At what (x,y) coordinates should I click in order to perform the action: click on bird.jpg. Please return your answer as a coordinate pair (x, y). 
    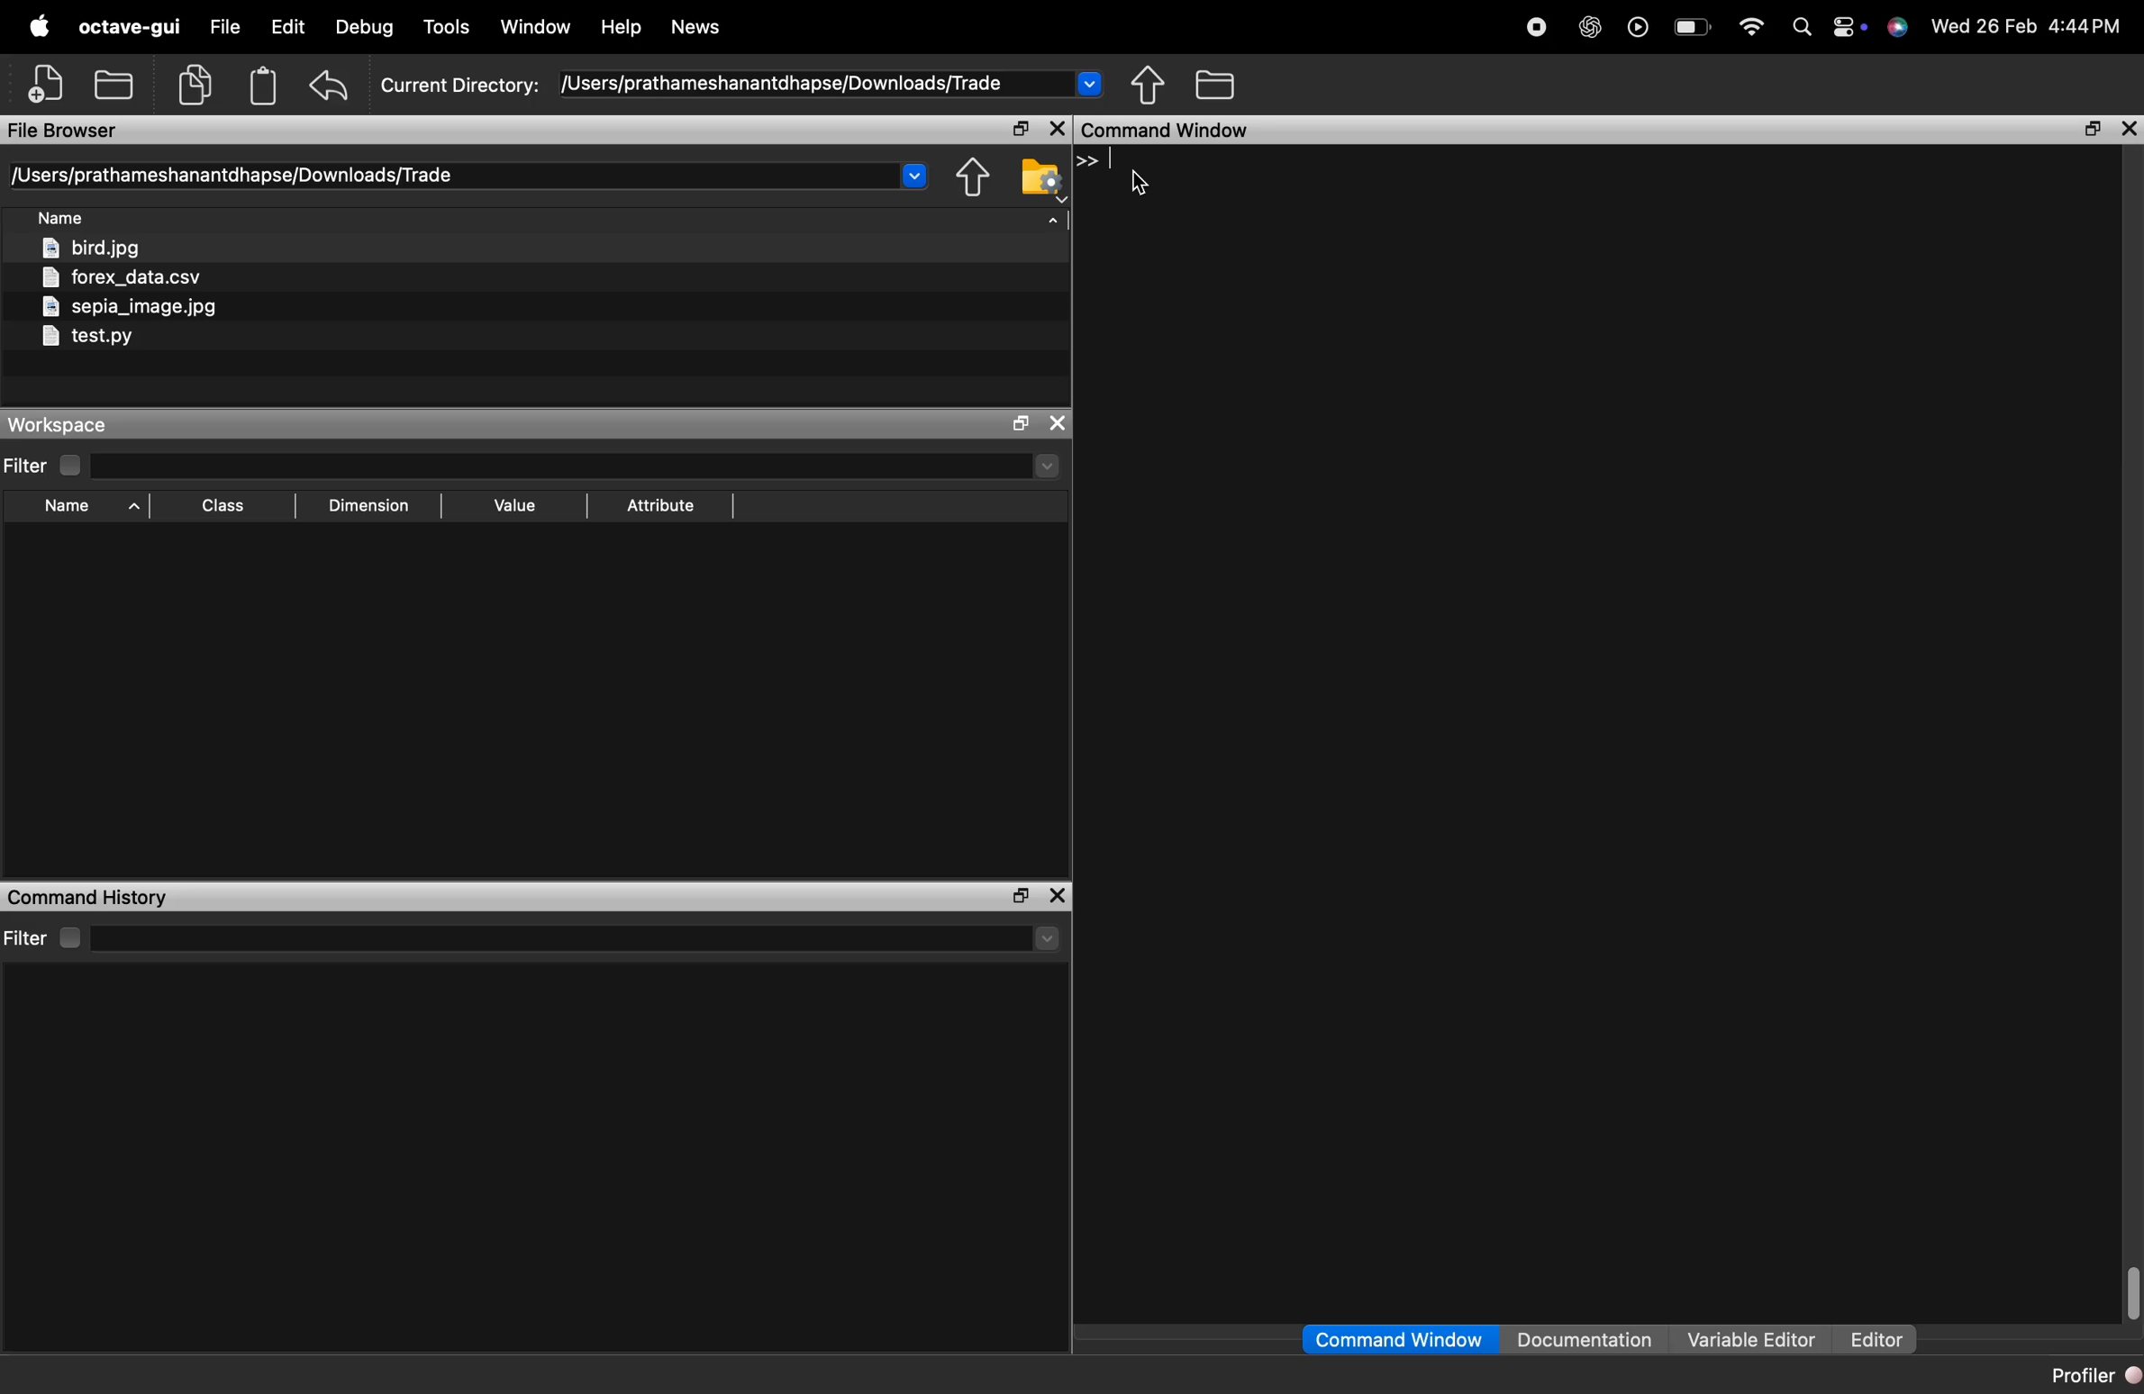
    Looking at the image, I should click on (93, 247).